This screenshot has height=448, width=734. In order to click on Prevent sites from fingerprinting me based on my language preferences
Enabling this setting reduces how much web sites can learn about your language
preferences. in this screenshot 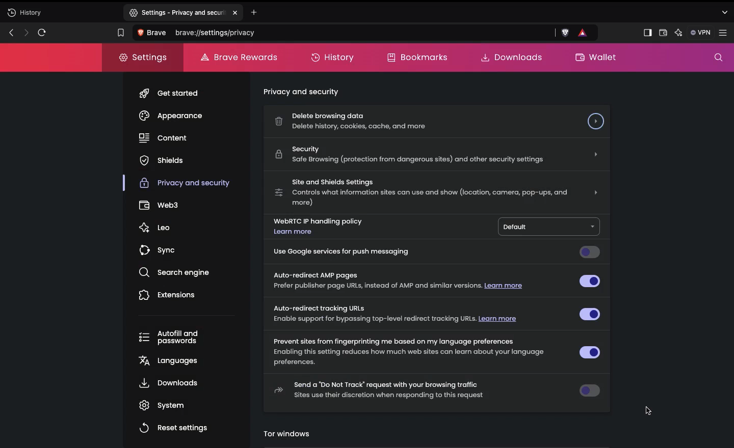, I will do `click(437, 351)`.